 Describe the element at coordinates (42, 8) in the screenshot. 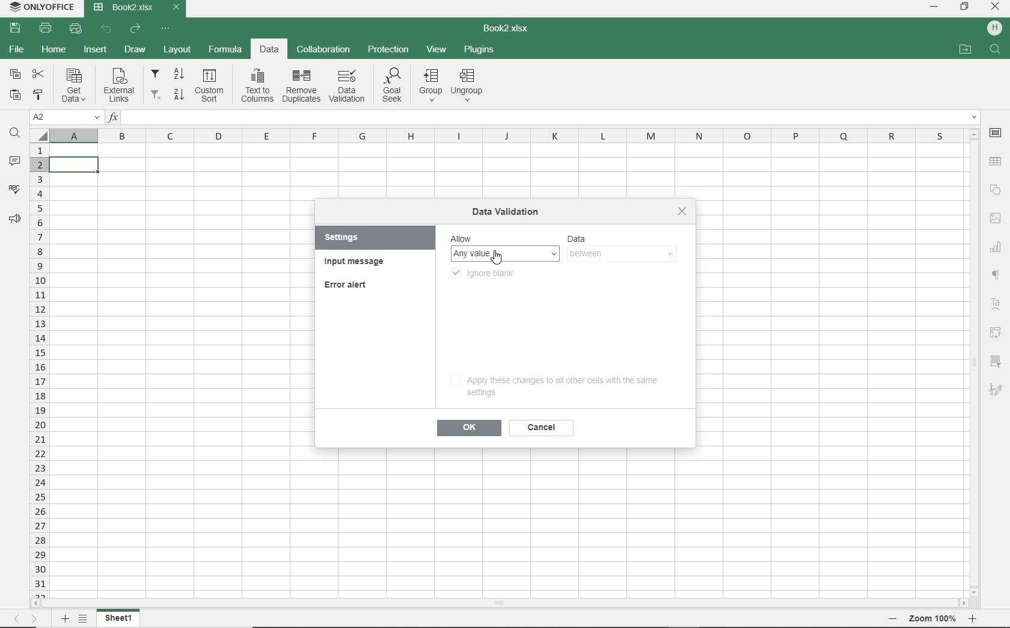

I see `system name` at that location.